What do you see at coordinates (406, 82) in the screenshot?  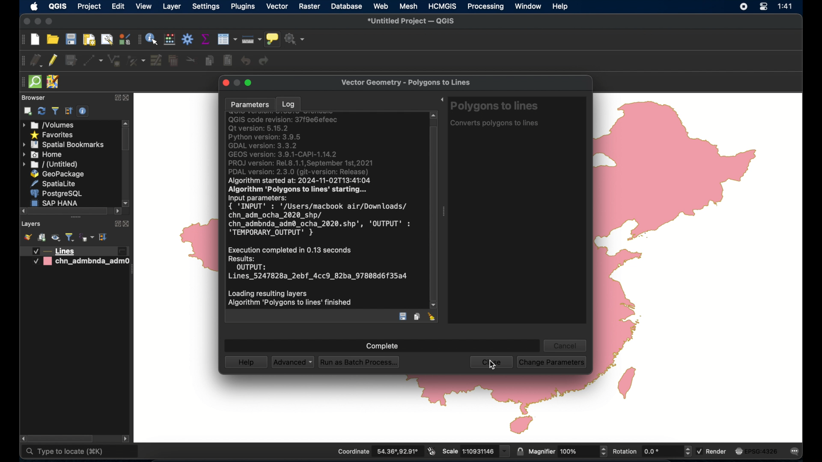 I see `vector geometry - polygons to lines` at bounding box center [406, 82].